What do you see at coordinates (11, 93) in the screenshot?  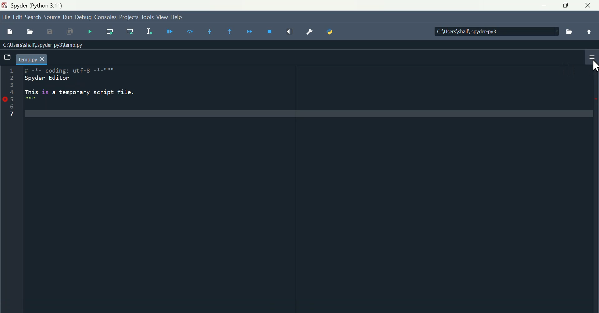 I see `line numbers` at bounding box center [11, 93].